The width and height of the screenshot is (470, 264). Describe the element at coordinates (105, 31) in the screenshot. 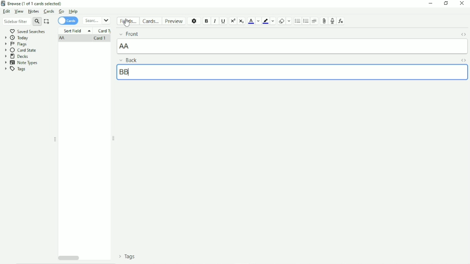

I see `Card Type` at that location.